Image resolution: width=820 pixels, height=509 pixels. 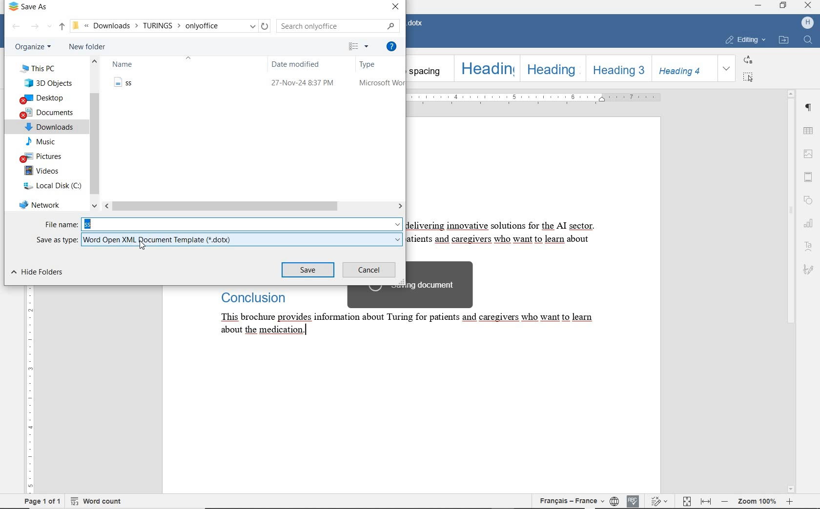 What do you see at coordinates (45, 98) in the screenshot?
I see `DESKTOP` at bounding box center [45, 98].